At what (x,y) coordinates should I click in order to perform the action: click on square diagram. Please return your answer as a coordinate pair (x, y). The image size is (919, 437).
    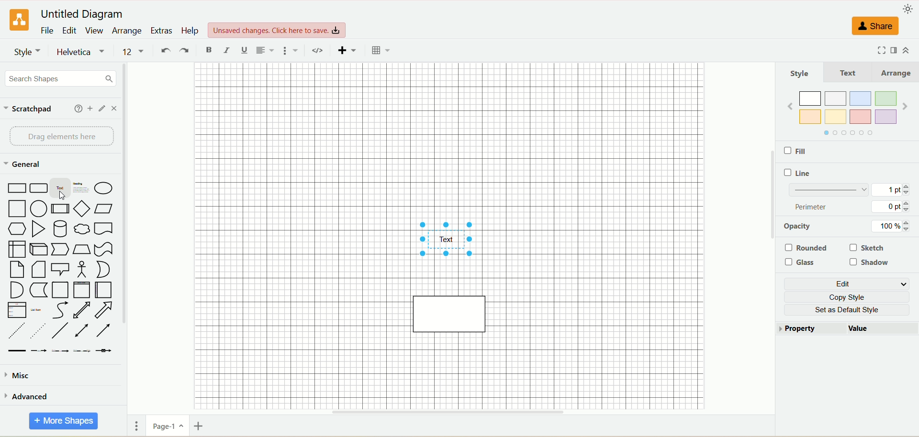
    Looking at the image, I should click on (450, 313).